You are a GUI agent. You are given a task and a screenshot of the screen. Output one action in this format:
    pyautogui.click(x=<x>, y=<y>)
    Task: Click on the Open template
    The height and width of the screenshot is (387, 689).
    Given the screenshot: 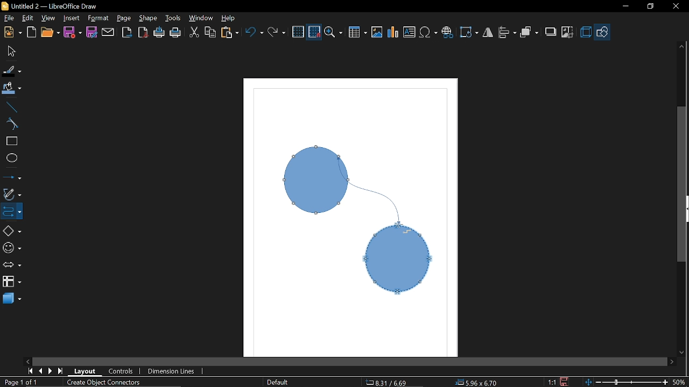 What is the action you would take?
    pyautogui.click(x=31, y=32)
    